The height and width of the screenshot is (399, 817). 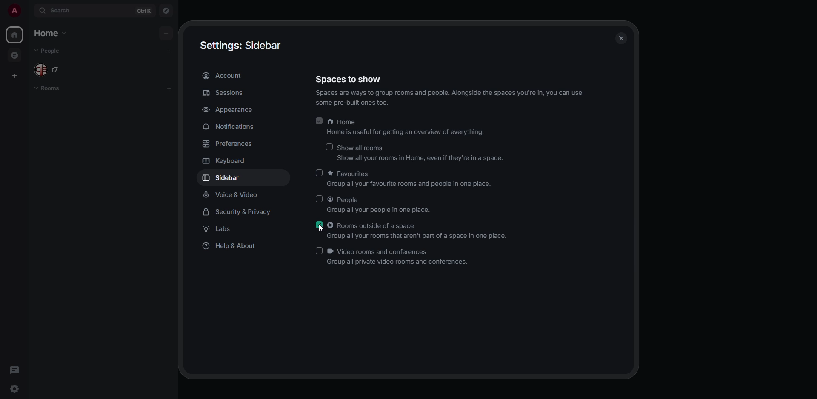 What do you see at coordinates (49, 33) in the screenshot?
I see `home` at bounding box center [49, 33].